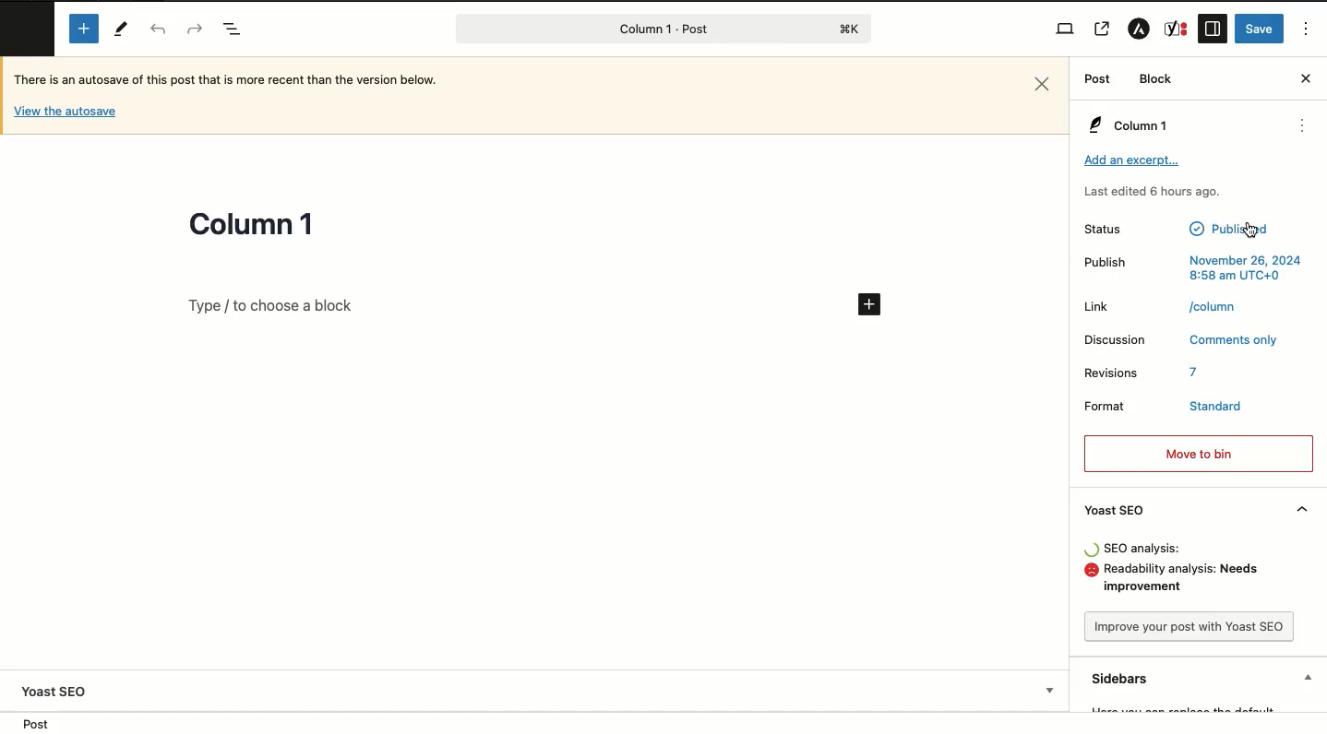 Image resolution: width=1327 pixels, height=734 pixels. Describe the element at coordinates (159, 30) in the screenshot. I see `Undo` at that location.